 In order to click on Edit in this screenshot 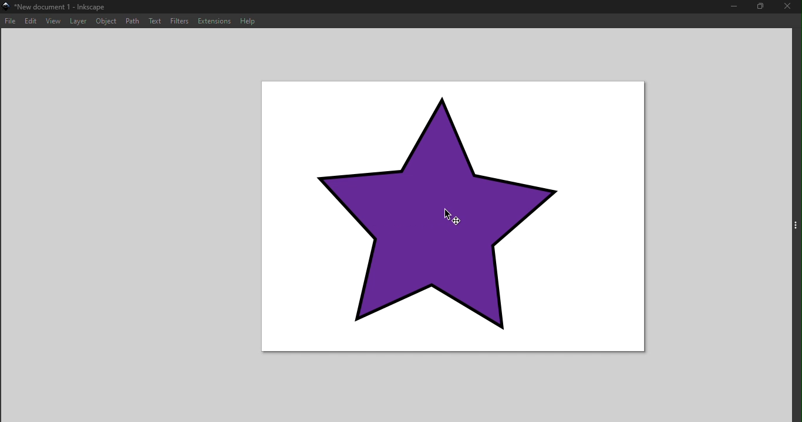, I will do `click(31, 21)`.